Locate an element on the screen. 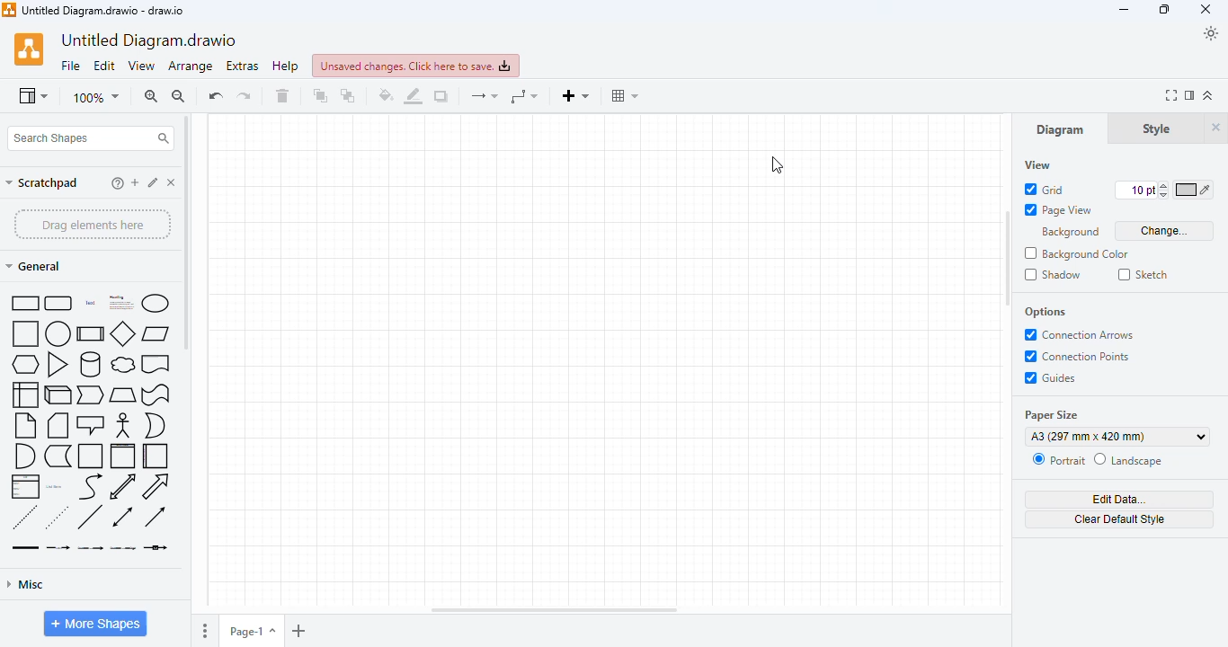 This screenshot has width=1228, height=647. connector with label is located at coordinates (58, 548).